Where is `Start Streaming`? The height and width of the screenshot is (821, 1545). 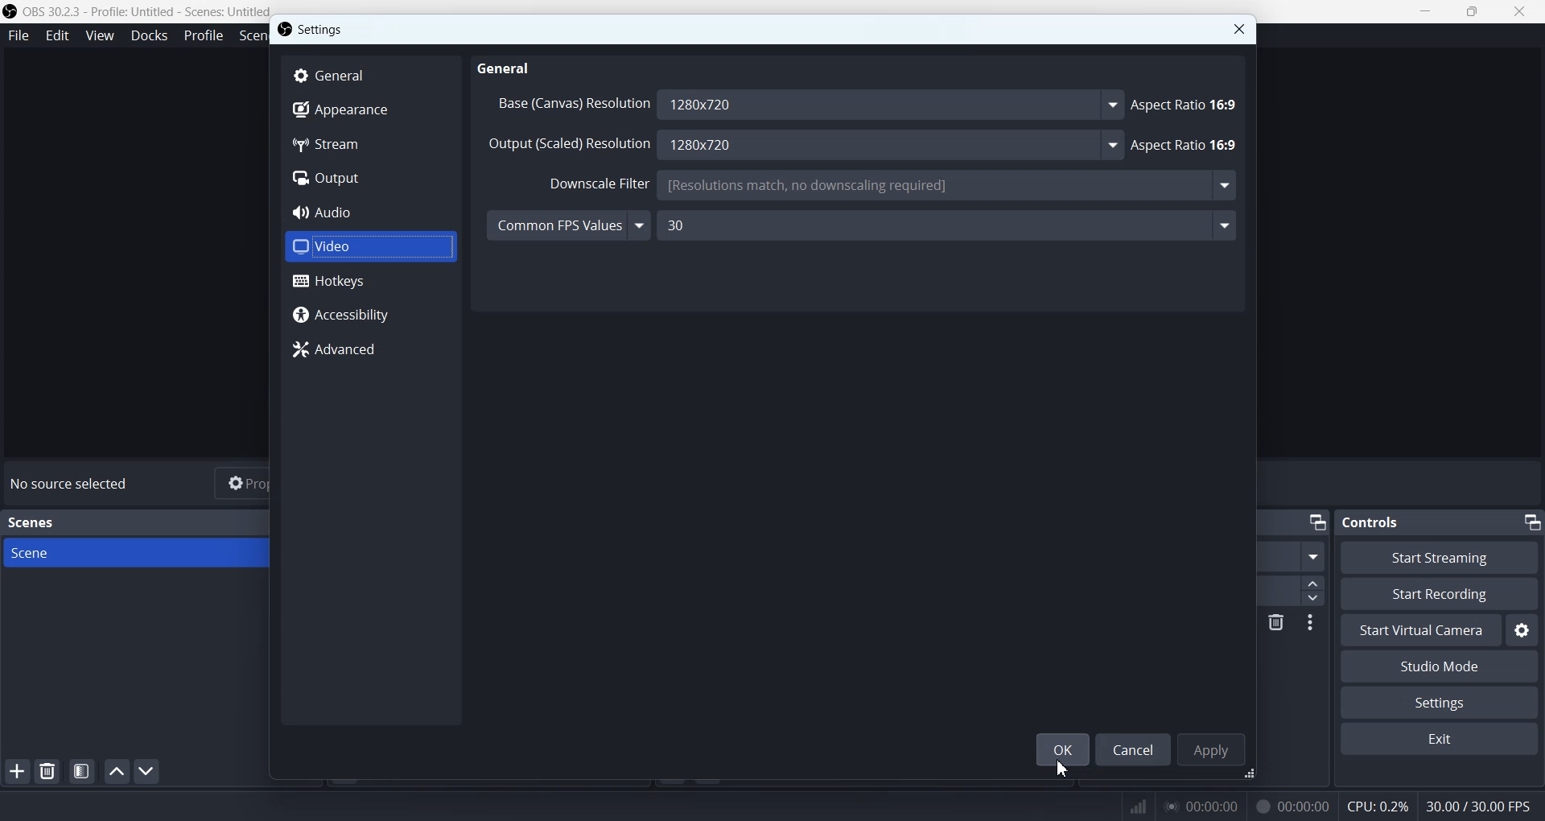
Start Streaming is located at coordinates (1438, 557).